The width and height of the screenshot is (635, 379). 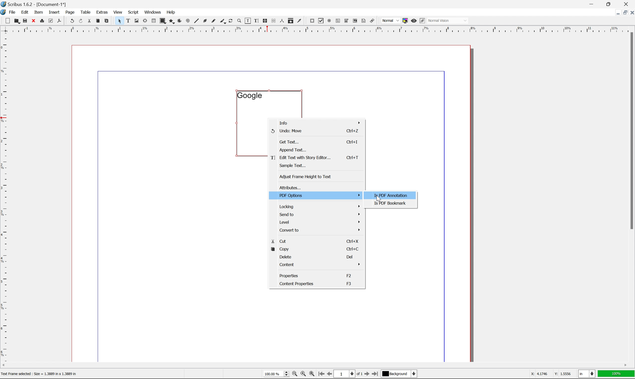 I want to click on pdf options, so click(x=320, y=195).